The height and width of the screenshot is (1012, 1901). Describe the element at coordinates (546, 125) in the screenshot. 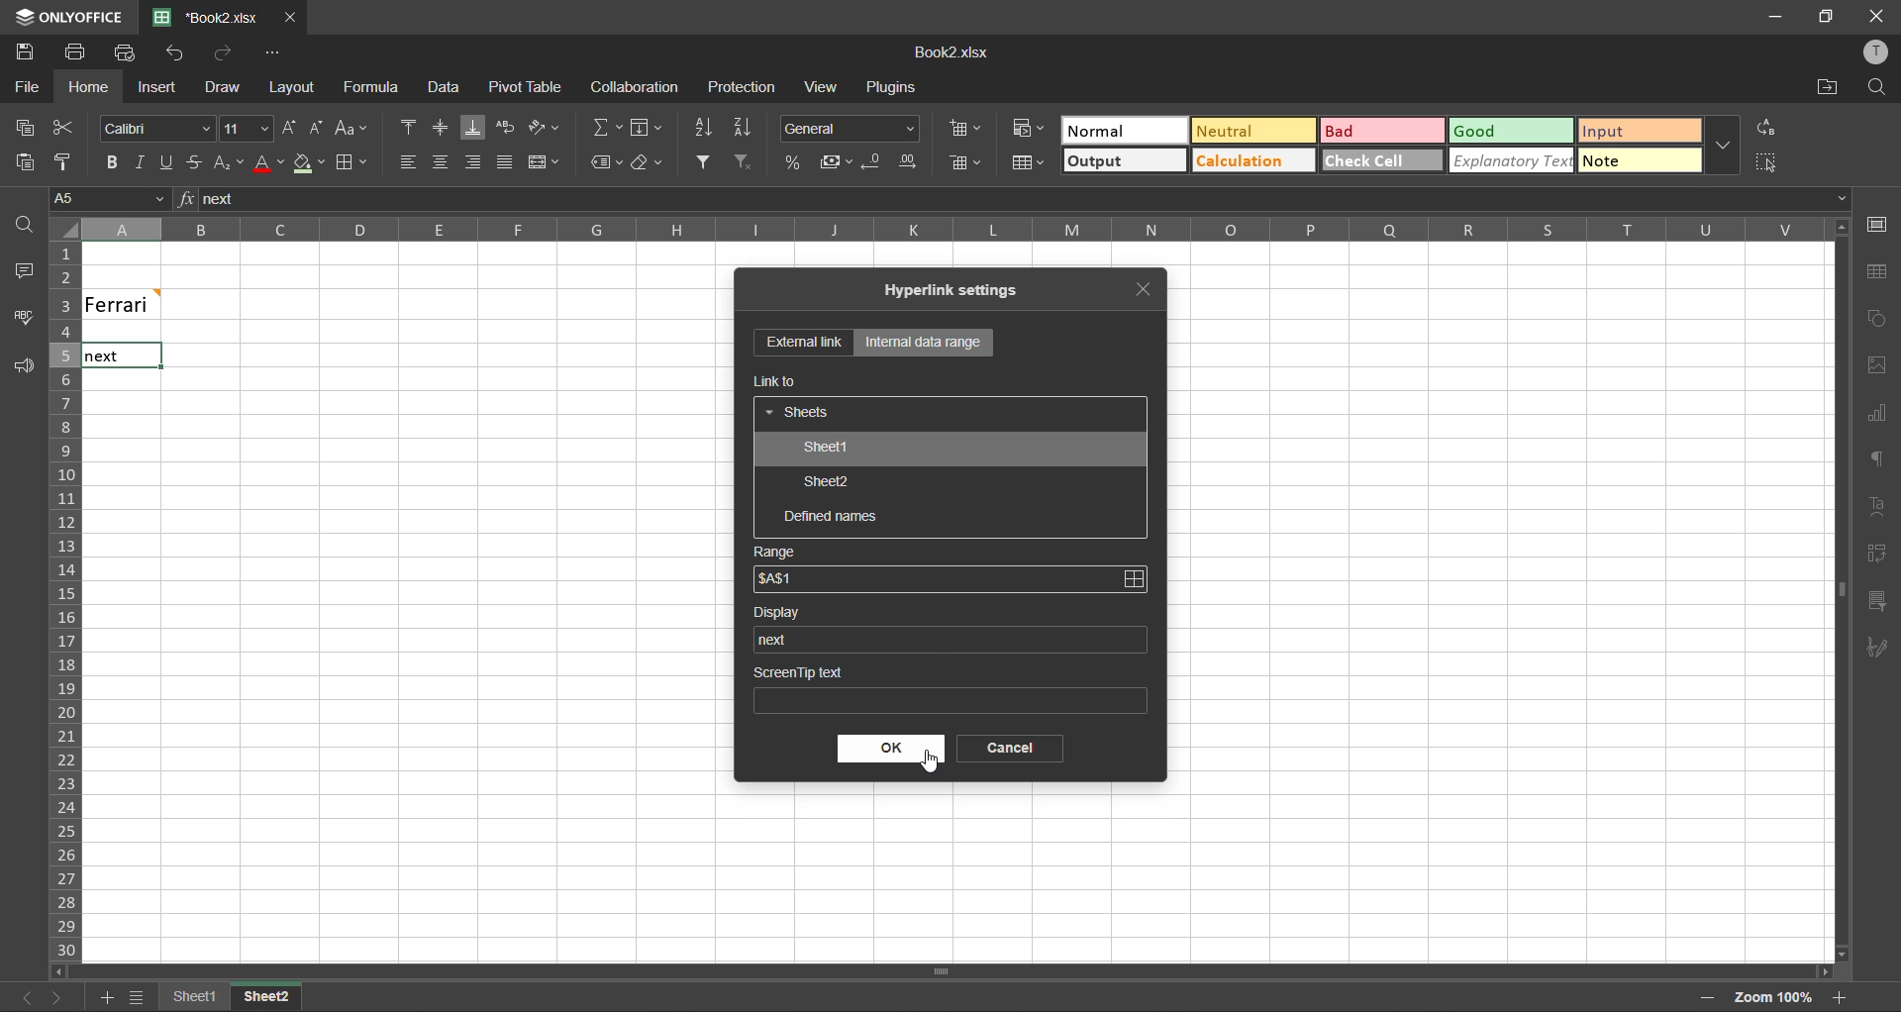

I see `orientation` at that location.